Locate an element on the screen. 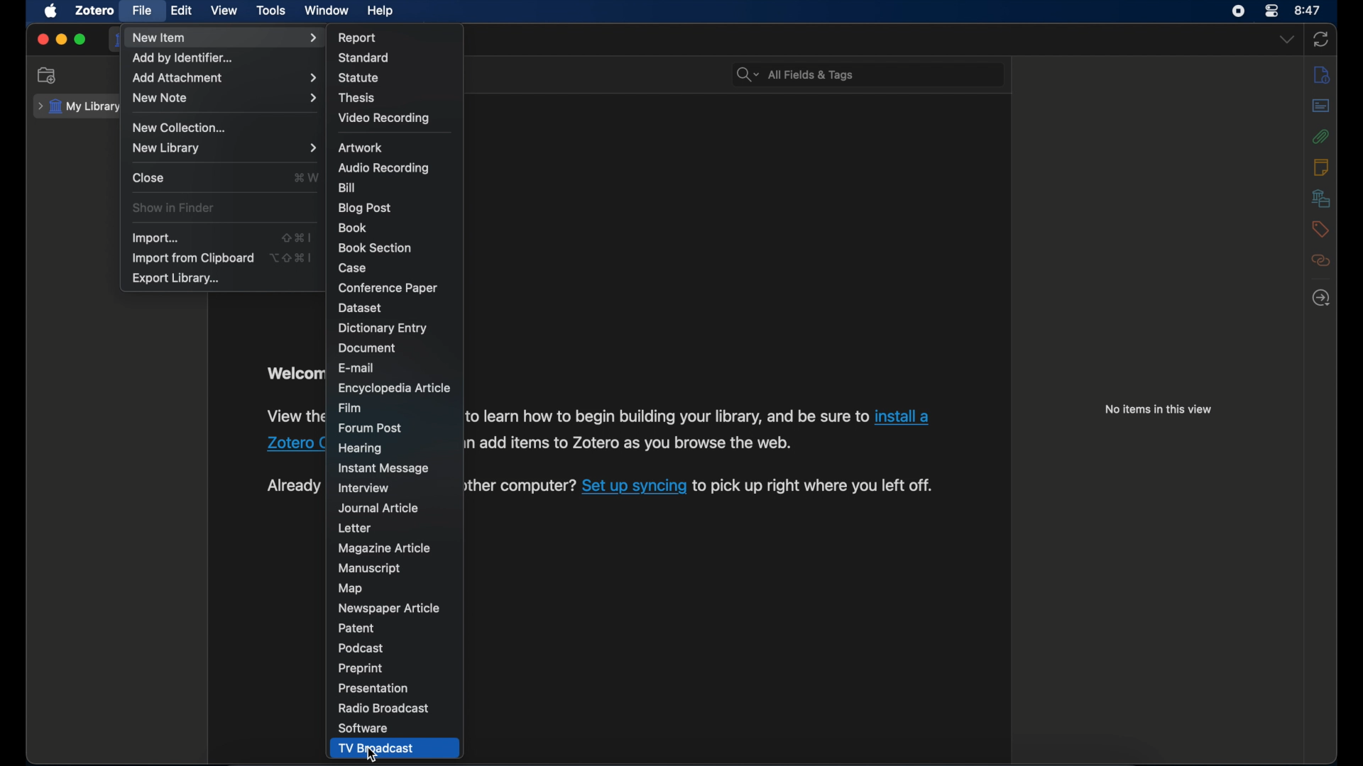 The height and width of the screenshot is (766, 1363). shortcut is located at coordinates (295, 237).